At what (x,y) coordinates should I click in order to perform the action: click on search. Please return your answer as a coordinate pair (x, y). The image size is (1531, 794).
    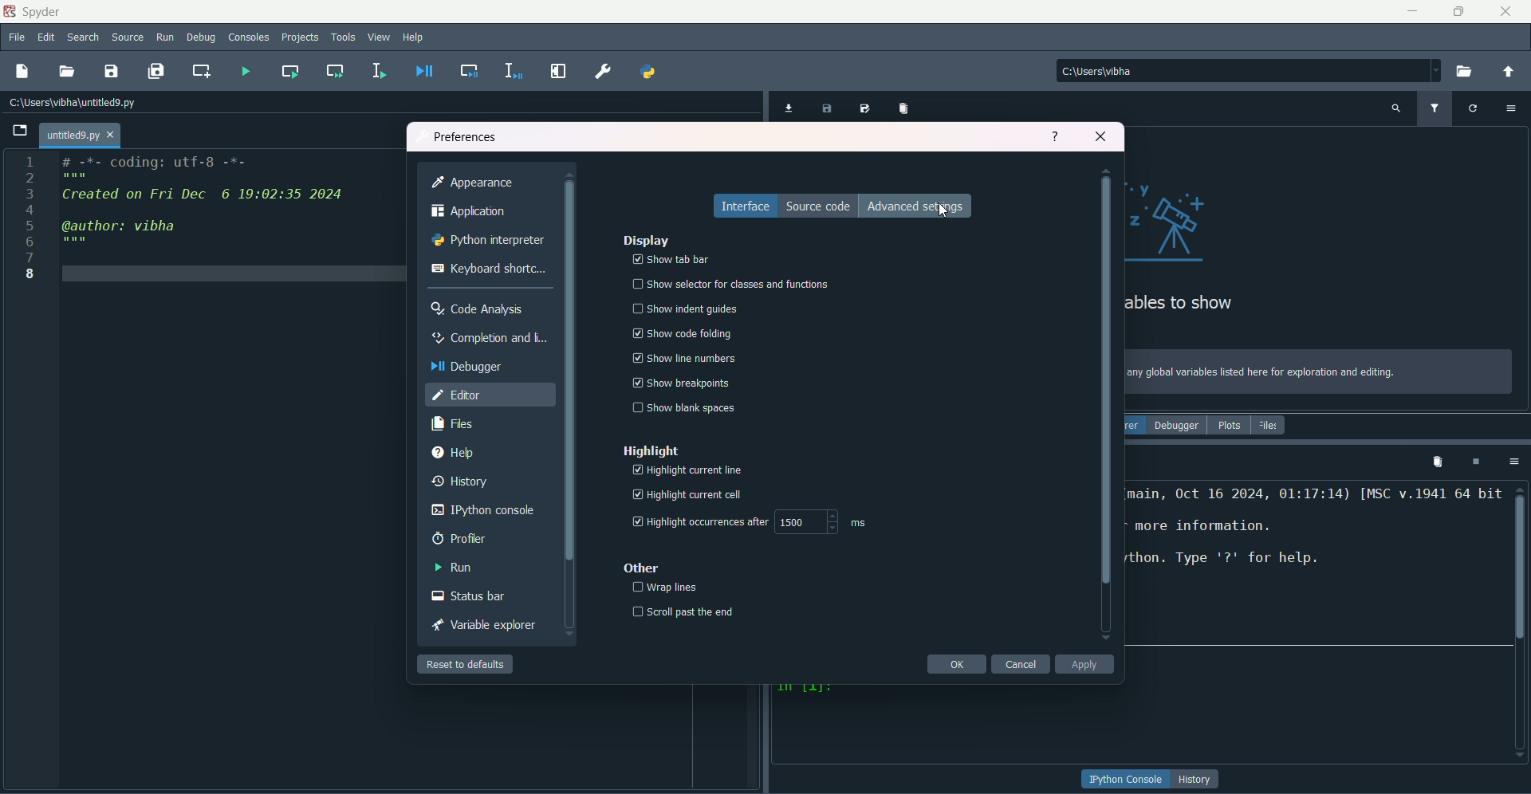
    Looking at the image, I should click on (83, 39).